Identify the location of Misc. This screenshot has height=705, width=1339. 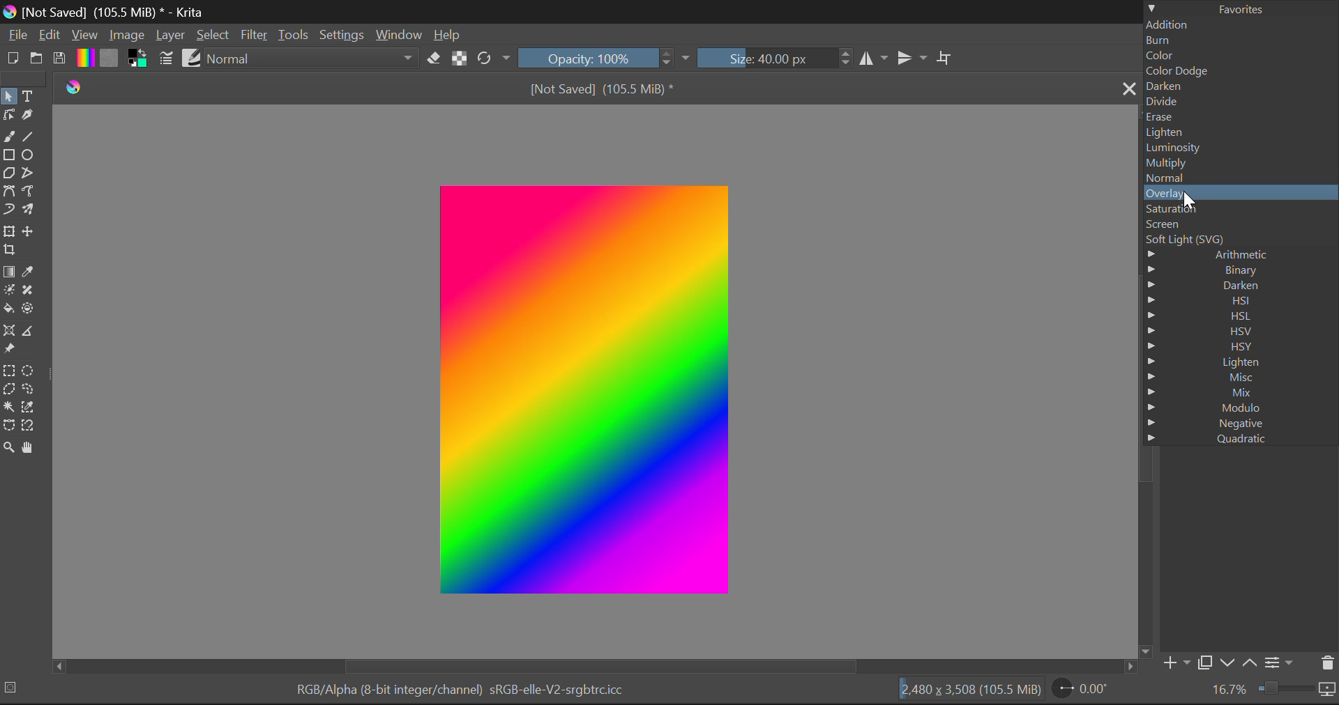
(1240, 378).